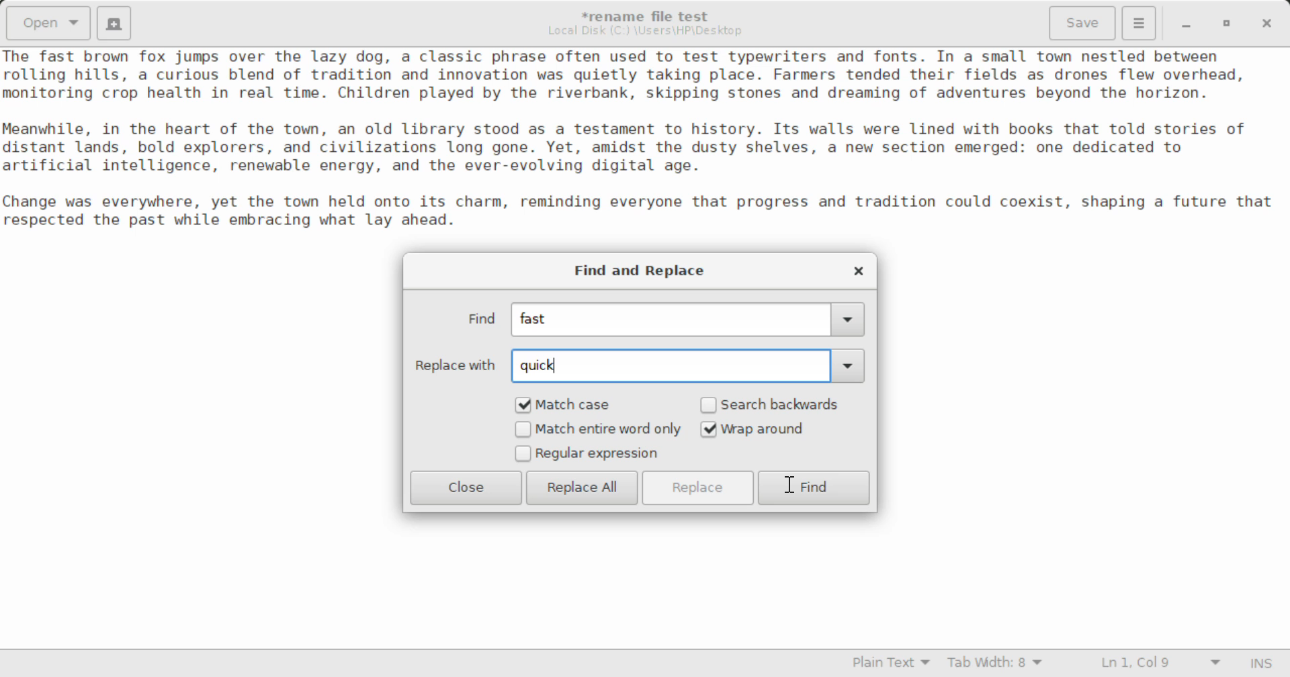  Describe the element at coordinates (654, 16) in the screenshot. I see `*rename file test` at that location.